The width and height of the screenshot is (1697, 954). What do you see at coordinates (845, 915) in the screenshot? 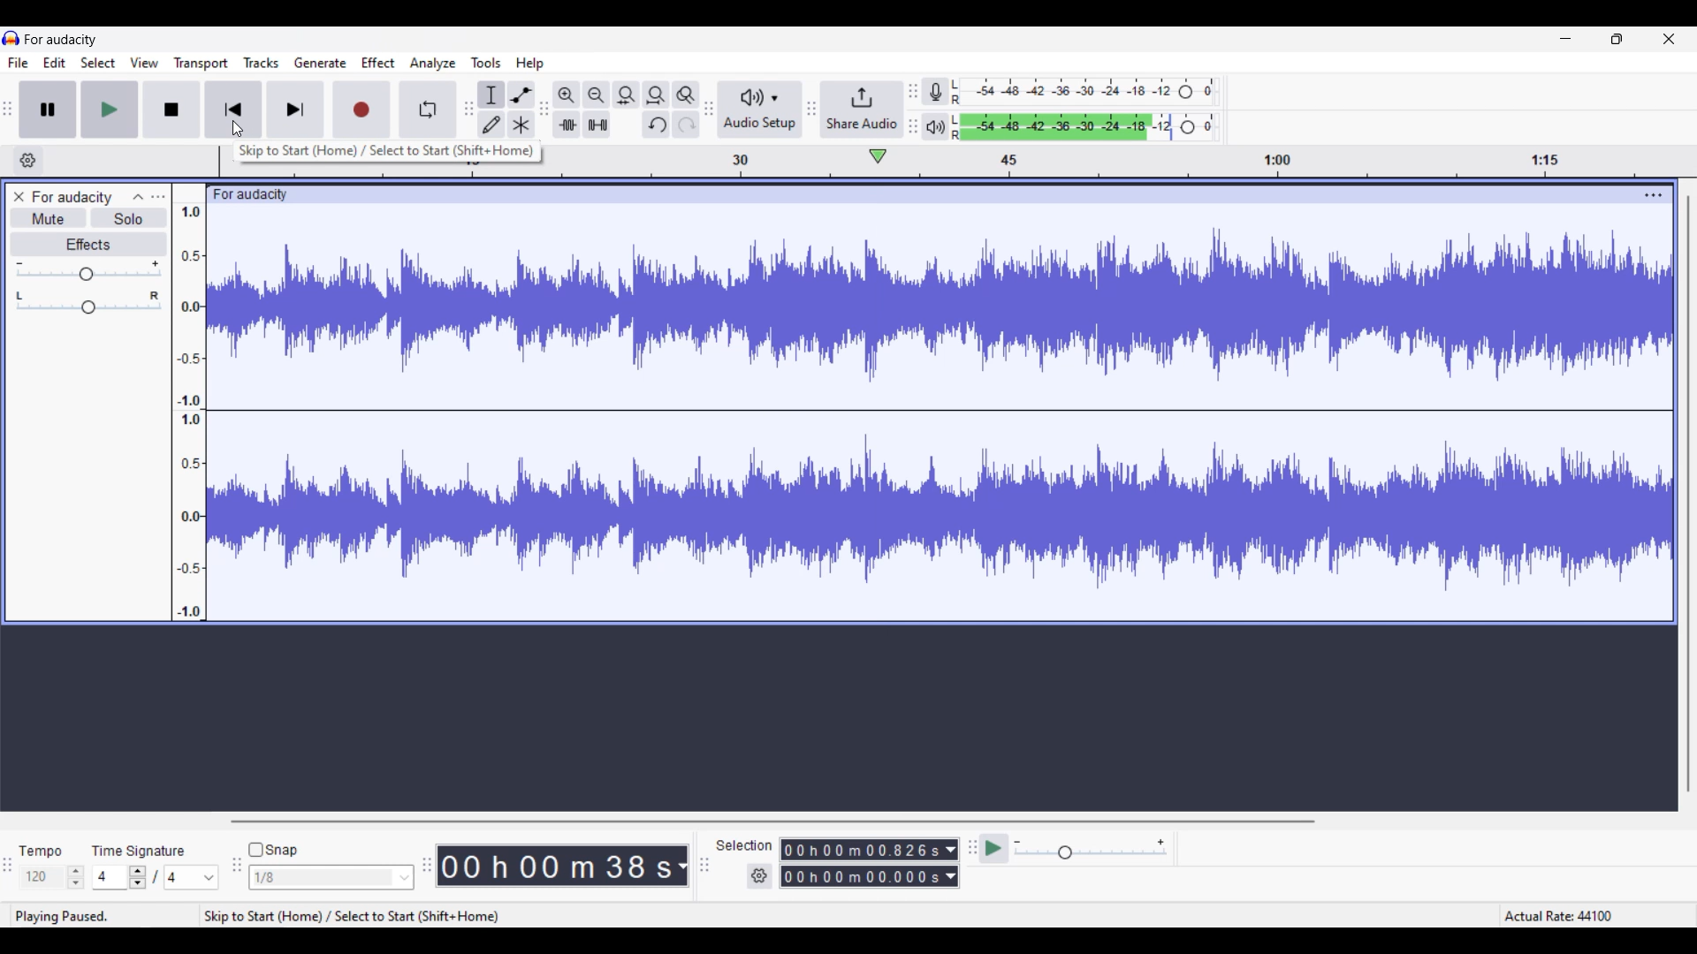
I see `playing paused. skip to start (home)/select to start (shift+home).  actual rate: 44100` at bounding box center [845, 915].